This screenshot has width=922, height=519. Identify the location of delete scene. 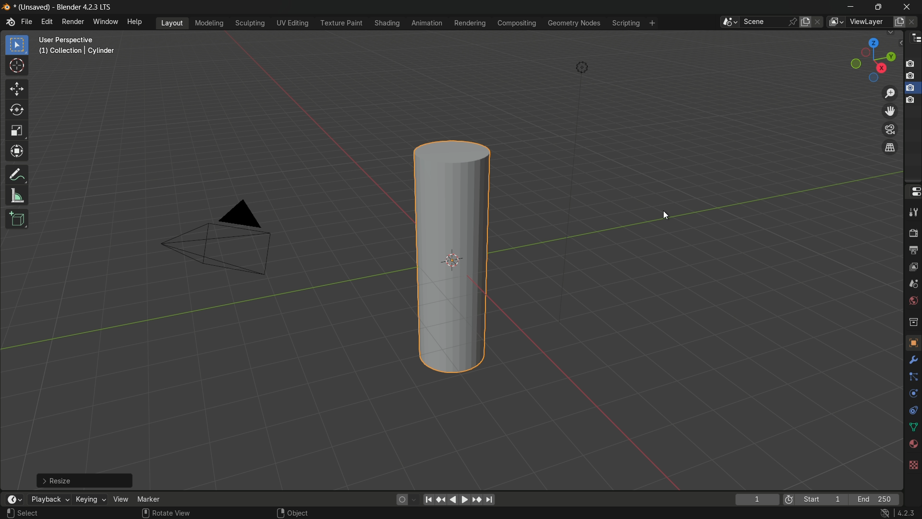
(820, 23).